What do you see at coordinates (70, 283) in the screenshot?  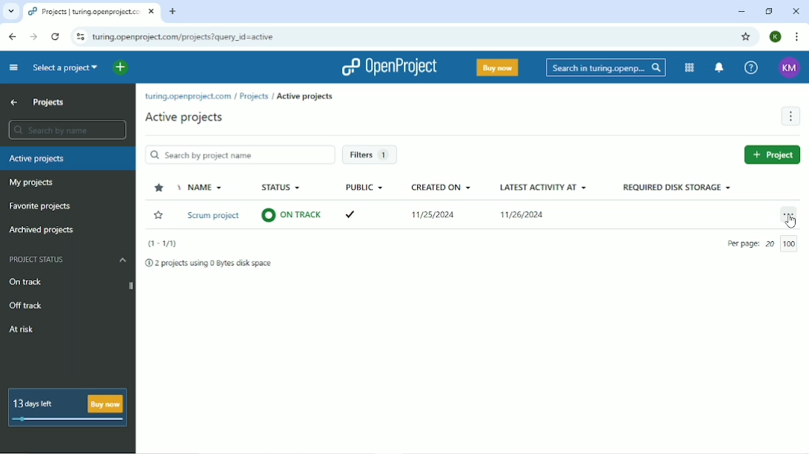 I see `On track` at bounding box center [70, 283].